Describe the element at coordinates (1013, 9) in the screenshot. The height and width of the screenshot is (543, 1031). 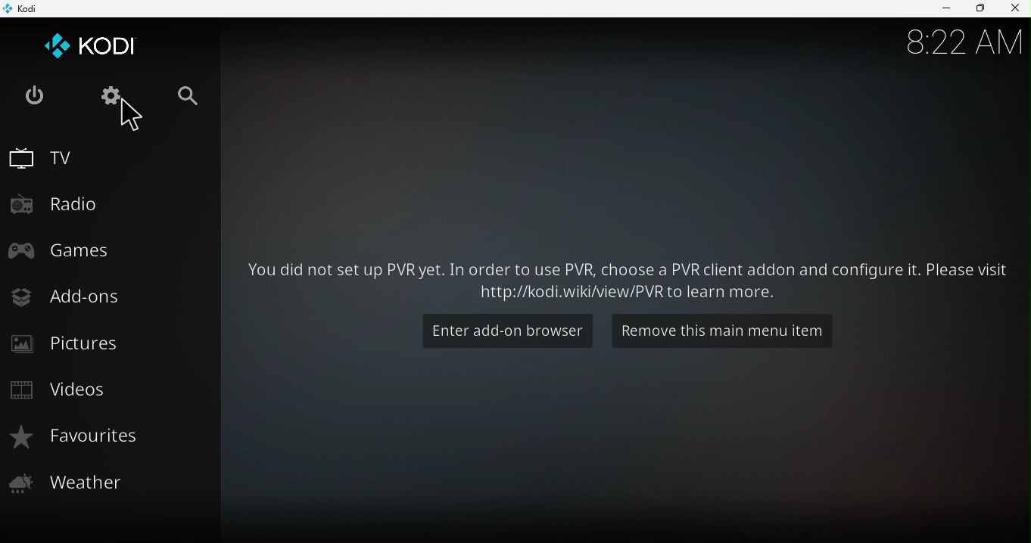
I see `Close` at that location.